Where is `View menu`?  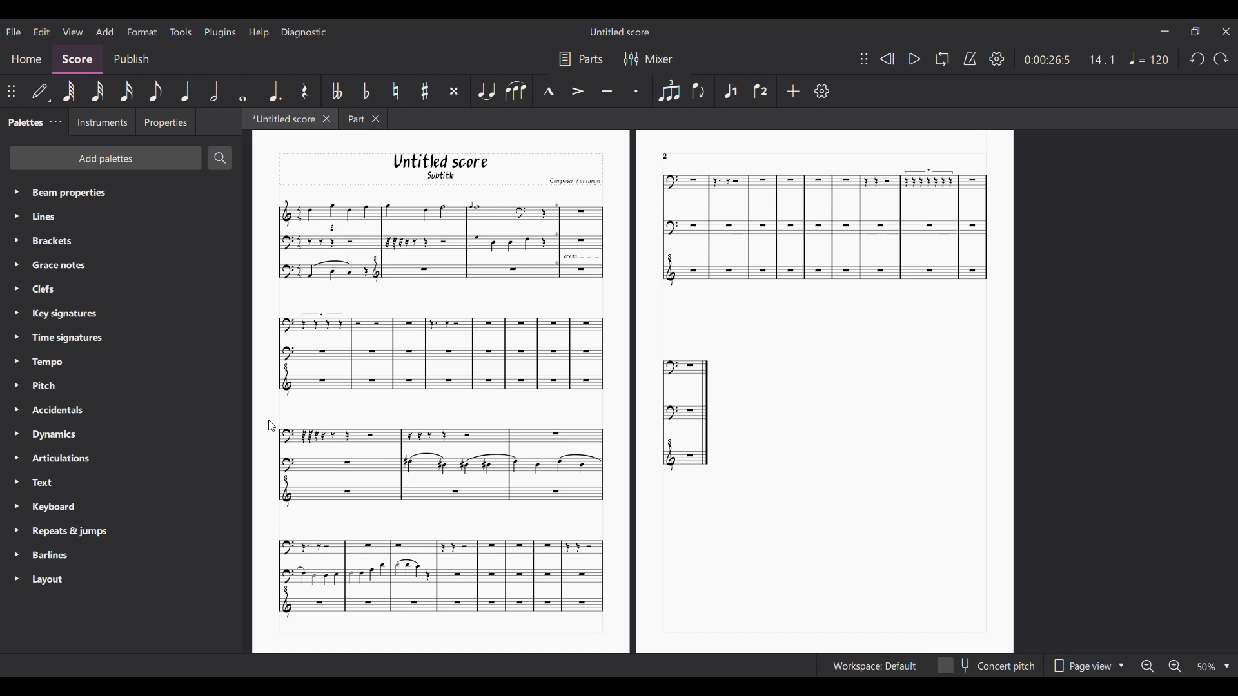
View menu is located at coordinates (73, 31).